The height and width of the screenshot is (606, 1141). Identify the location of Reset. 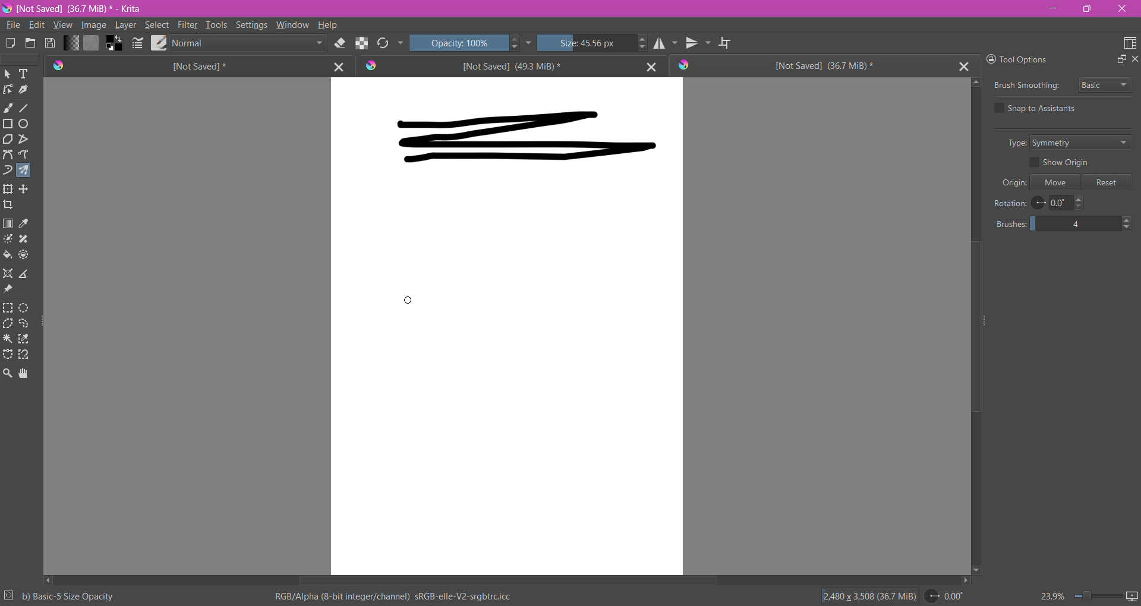
(1107, 182).